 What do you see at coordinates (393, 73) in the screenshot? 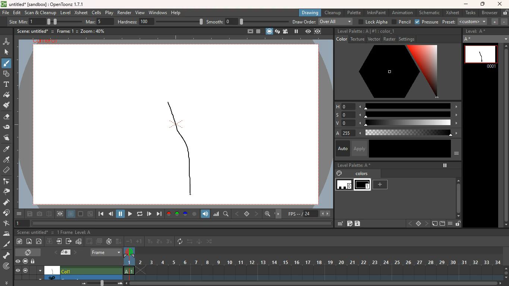
I see `color` at bounding box center [393, 73].